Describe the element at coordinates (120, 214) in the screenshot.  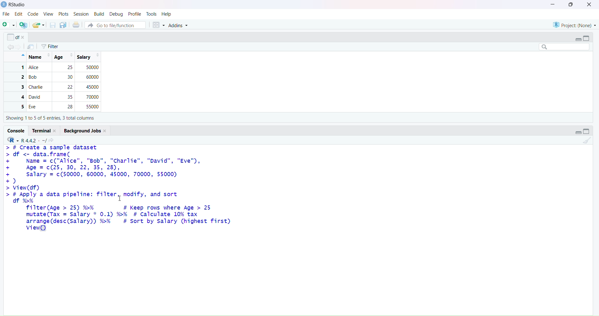
I see `> # Apply a data pipeline: T1lter, moaity, anda sort
df %% T
filter(Age > 25) %% # Keep rows where Age > 25
mutate(Tax = Salary * 0.1) %% # Calculate 10% tax
arrange (desc(Salary)) %% # sort by salary (highest first)
view()` at that location.